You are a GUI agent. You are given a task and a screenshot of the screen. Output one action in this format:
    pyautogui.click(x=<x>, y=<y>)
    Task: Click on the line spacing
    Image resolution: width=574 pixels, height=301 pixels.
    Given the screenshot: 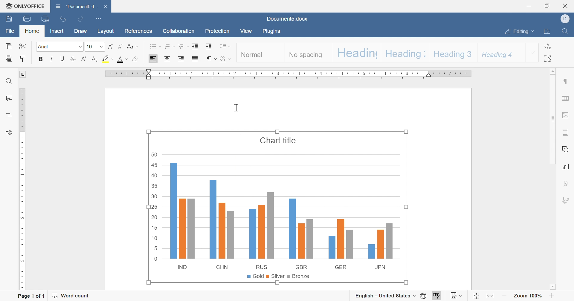 What is the action you would take?
    pyautogui.click(x=225, y=46)
    